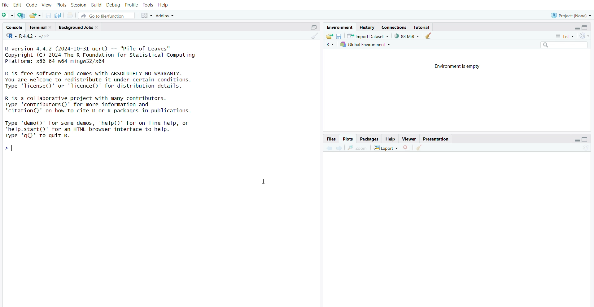 The height and width of the screenshot is (307, 594). What do you see at coordinates (368, 45) in the screenshot?
I see `global environment` at bounding box center [368, 45].